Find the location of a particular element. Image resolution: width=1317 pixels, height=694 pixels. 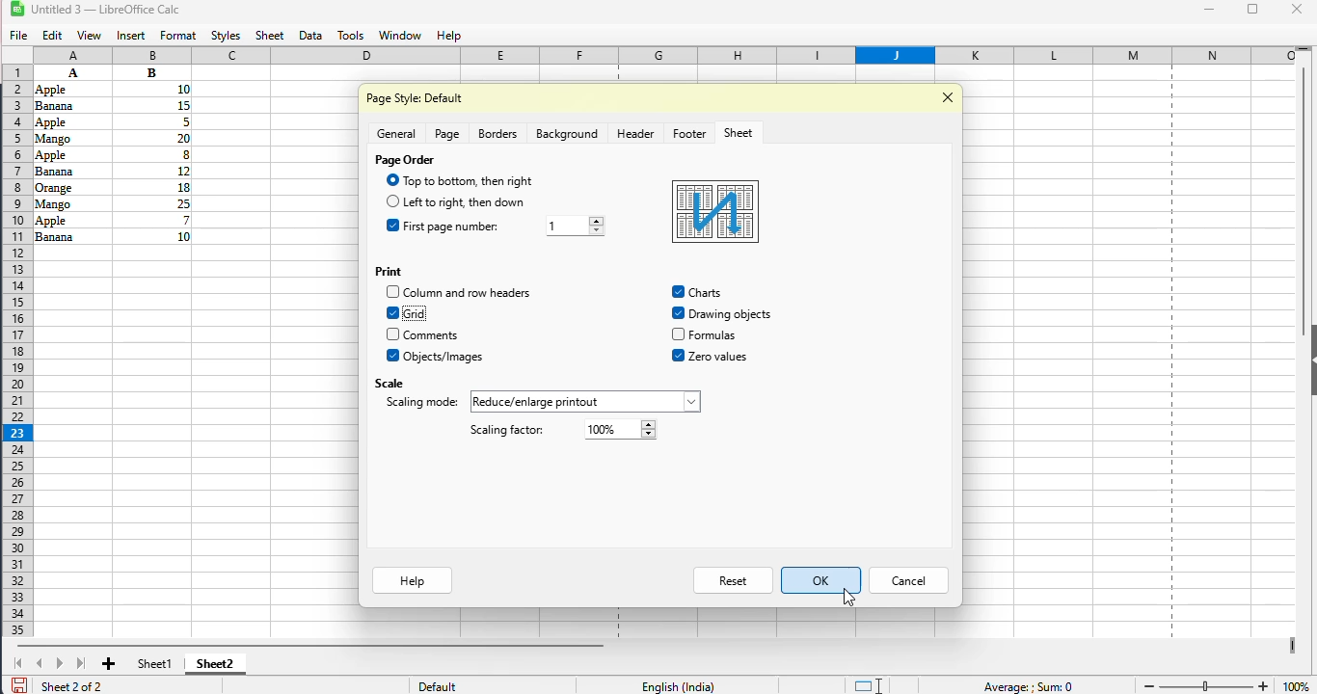

page style default is located at coordinates (417, 98).